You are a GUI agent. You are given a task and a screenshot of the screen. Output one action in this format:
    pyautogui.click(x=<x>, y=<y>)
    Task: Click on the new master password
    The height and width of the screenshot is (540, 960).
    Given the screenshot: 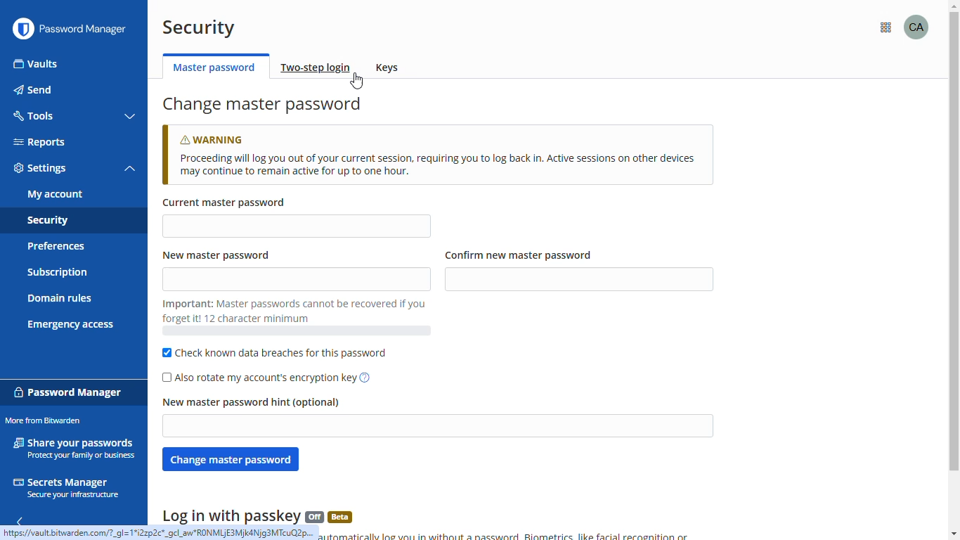 What is the action you would take?
    pyautogui.click(x=297, y=271)
    